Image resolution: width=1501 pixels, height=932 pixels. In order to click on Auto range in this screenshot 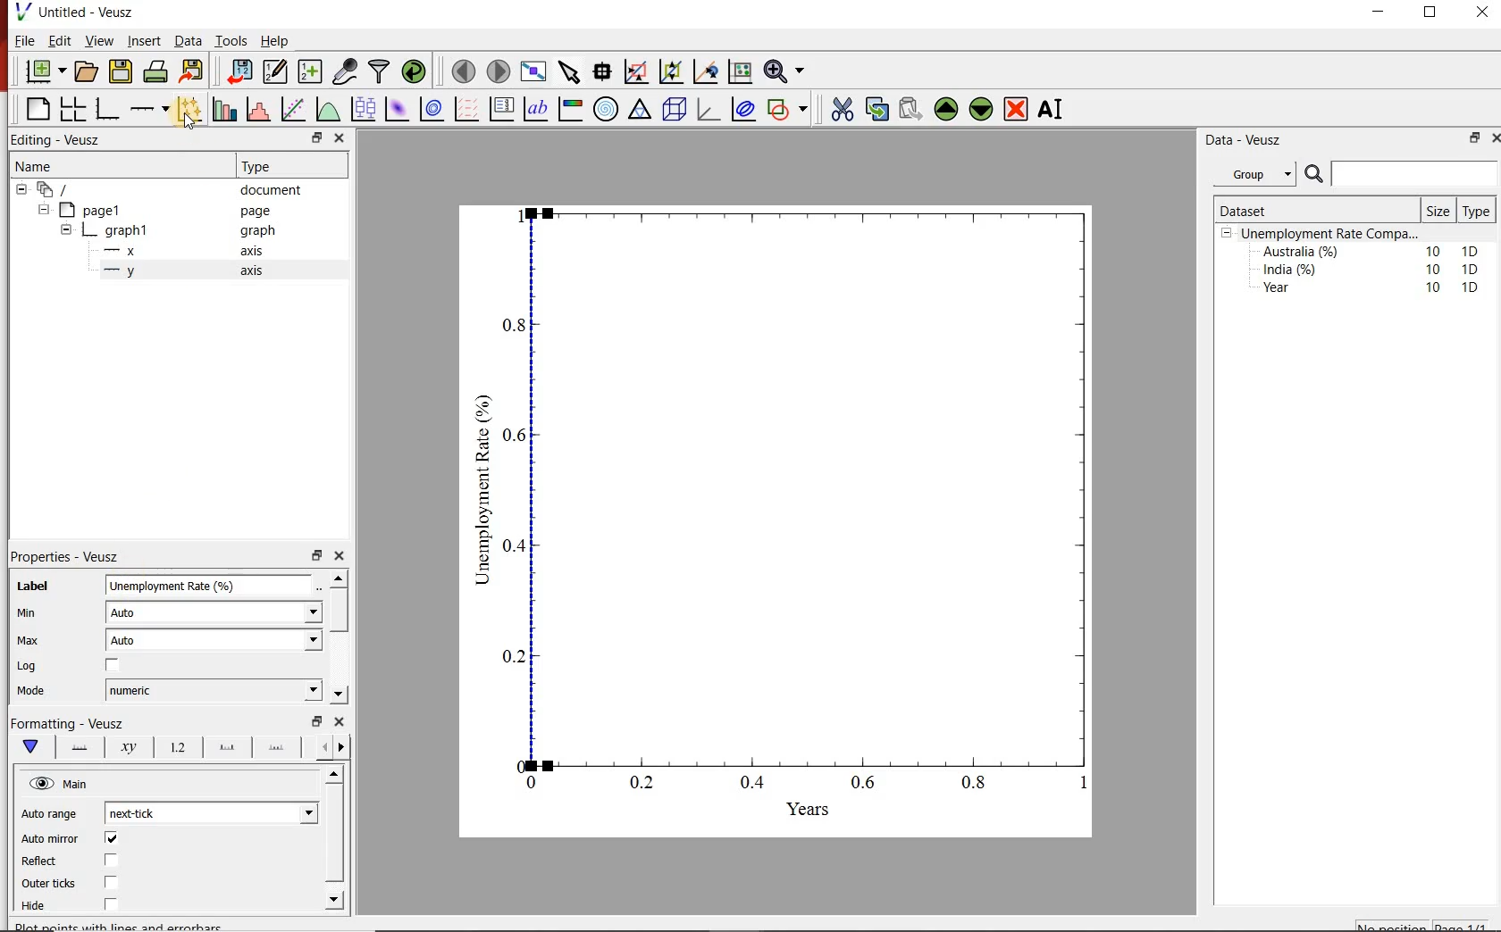, I will do `click(52, 816)`.